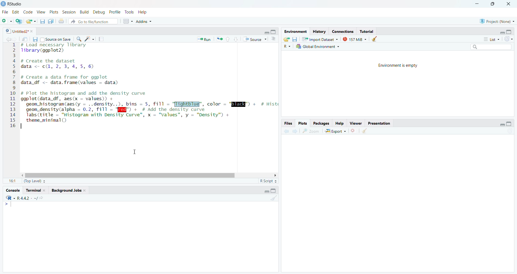 This screenshot has width=517, height=274. Describe the element at coordinates (129, 12) in the screenshot. I see `Tools` at that location.